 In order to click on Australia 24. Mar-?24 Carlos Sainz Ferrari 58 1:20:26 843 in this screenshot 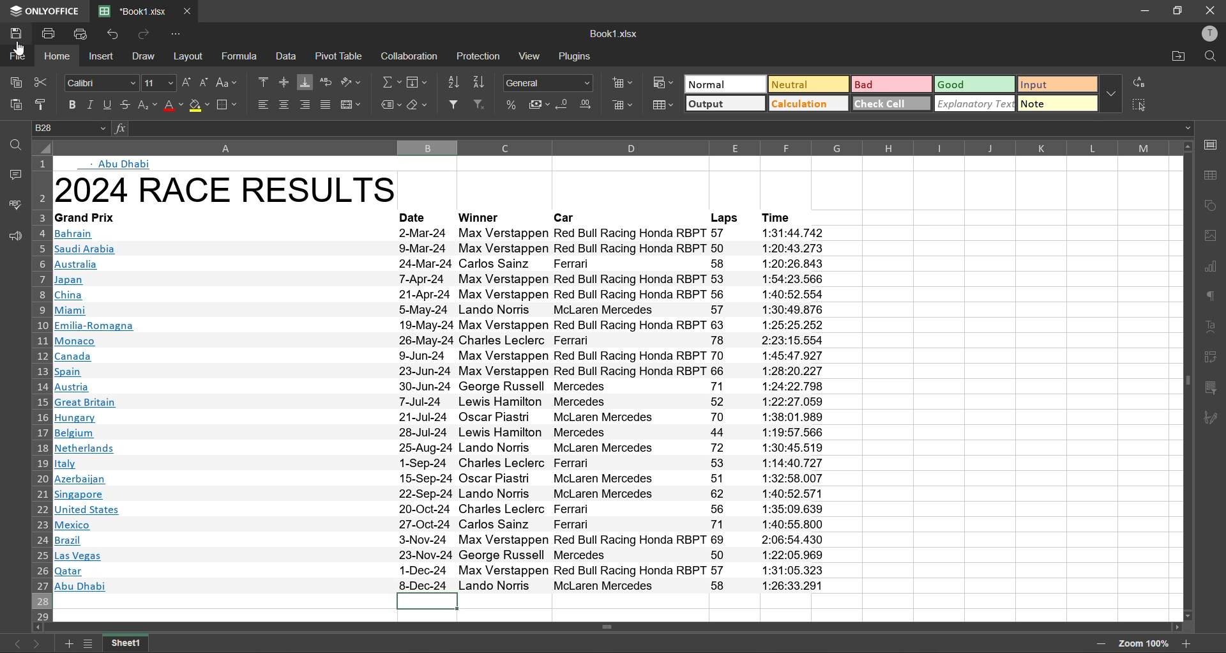, I will do `click(440, 265)`.